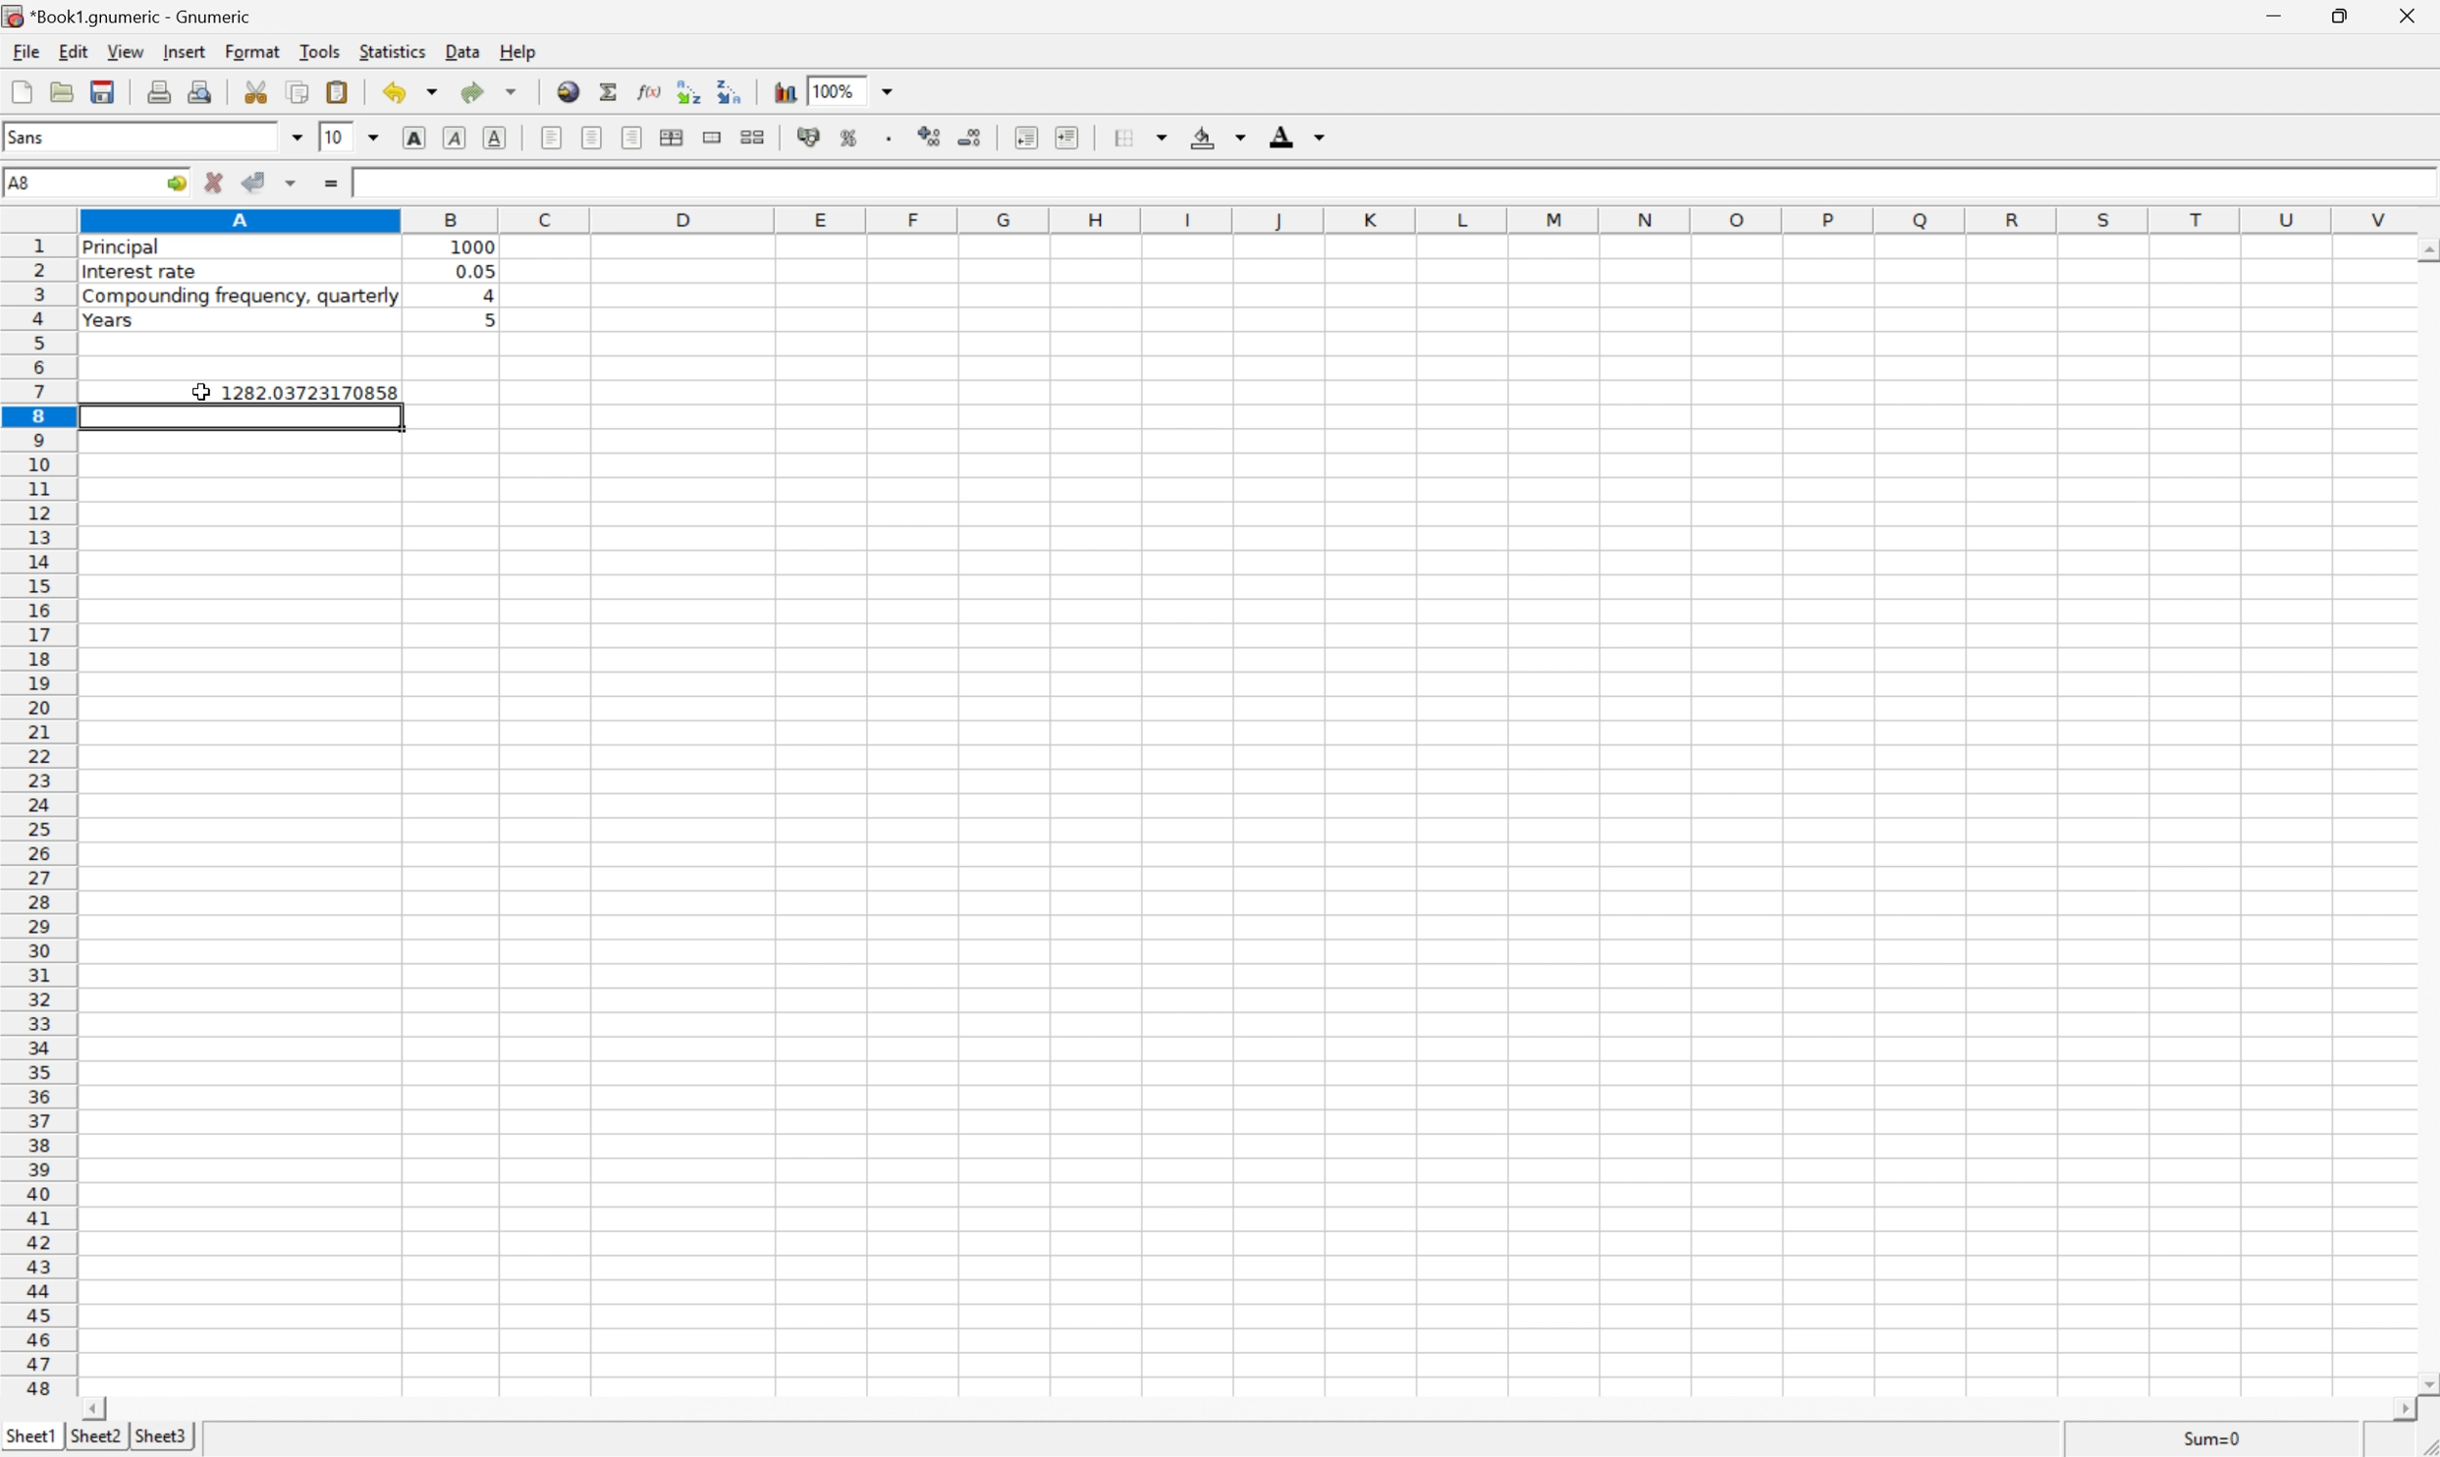 This screenshot has height=1457, width=2440. I want to click on minimize, so click(2278, 16).